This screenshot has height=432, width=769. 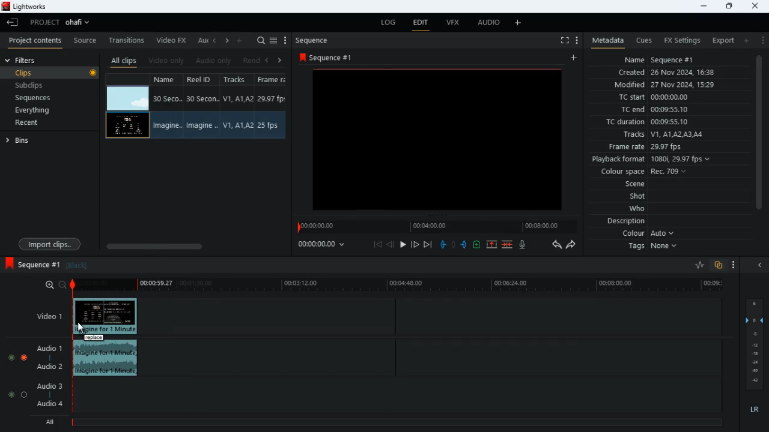 I want to click on black, so click(x=80, y=265).